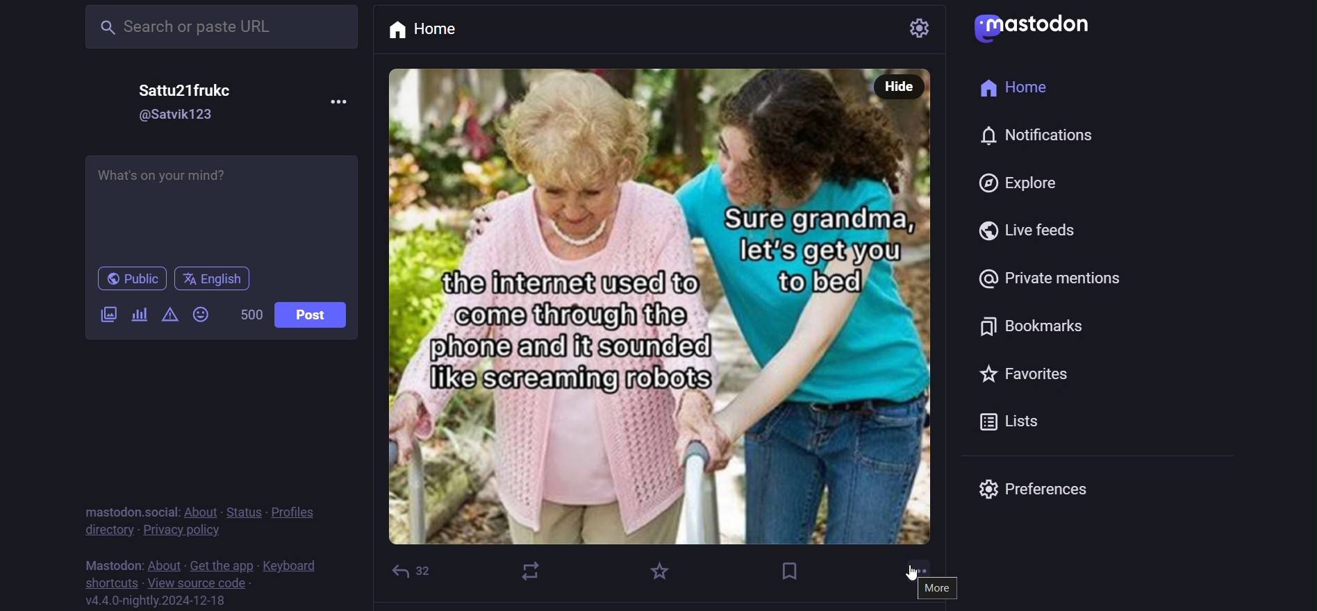 Image resolution: width=1317 pixels, height=611 pixels. What do you see at coordinates (1042, 489) in the screenshot?
I see `preferences` at bounding box center [1042, 489].